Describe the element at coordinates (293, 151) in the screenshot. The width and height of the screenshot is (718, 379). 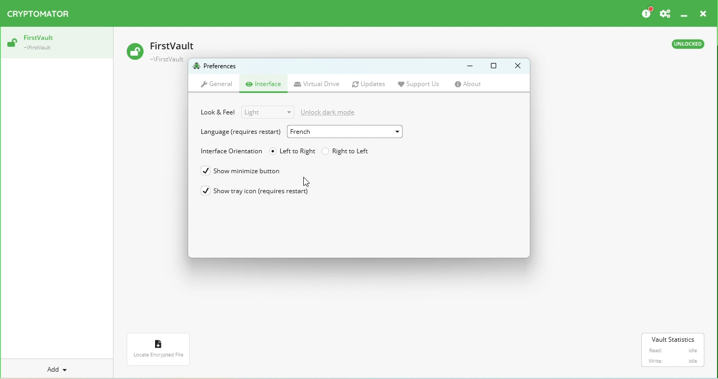
I see `Left to right` at that location.